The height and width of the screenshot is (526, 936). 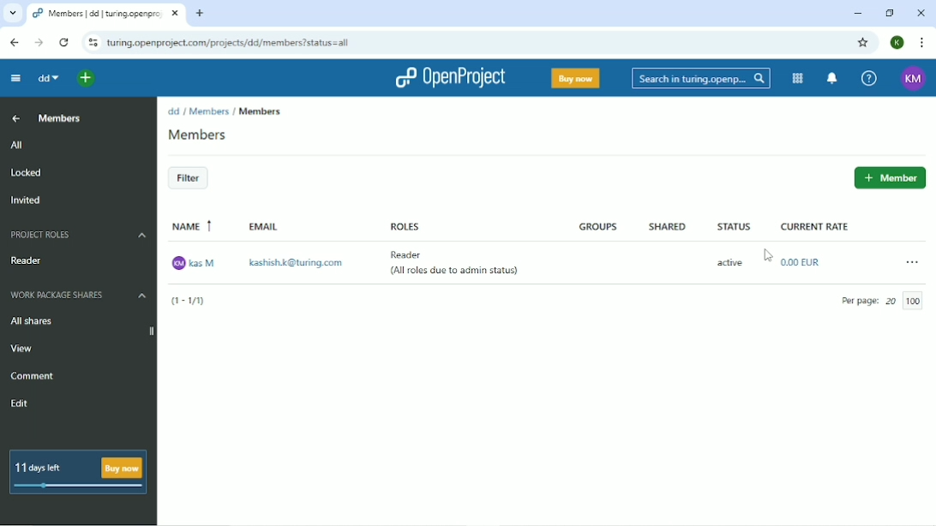 I want to click on Per page 20/100, so click(x=888, y=300).